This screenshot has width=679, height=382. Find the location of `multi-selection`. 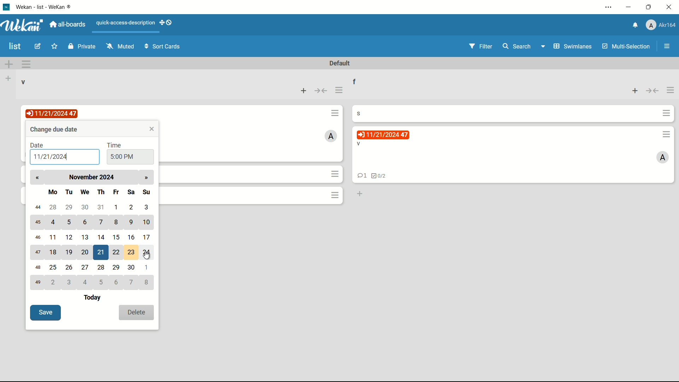

multi-selection is located at coordinates (625, 46).